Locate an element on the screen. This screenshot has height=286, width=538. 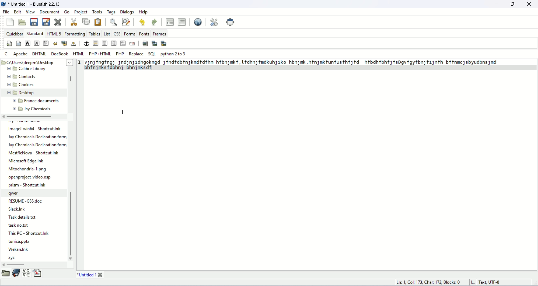
task no.txt is located at coordinates (18, 226).